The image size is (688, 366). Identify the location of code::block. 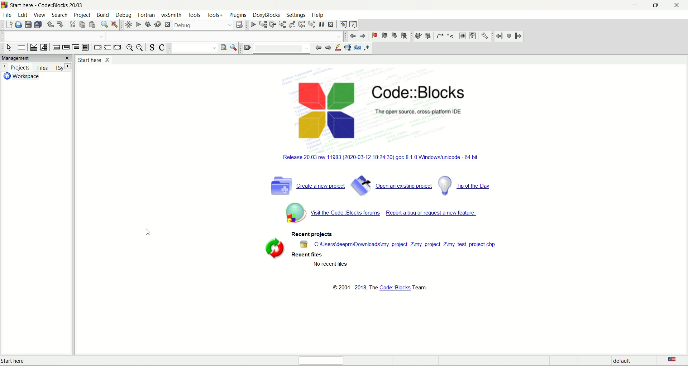
(48, 5).